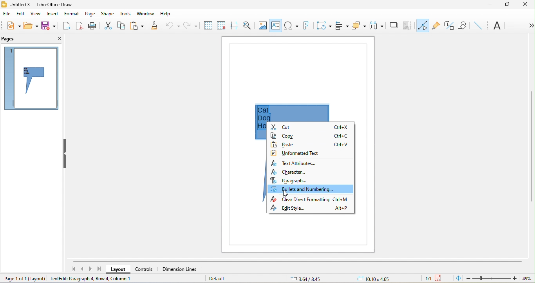 Image resolution: width=535 pixels, height=283 pixels. Describe the element at coordinates (123, 25) in the screenshot. I see `copy` at that location.